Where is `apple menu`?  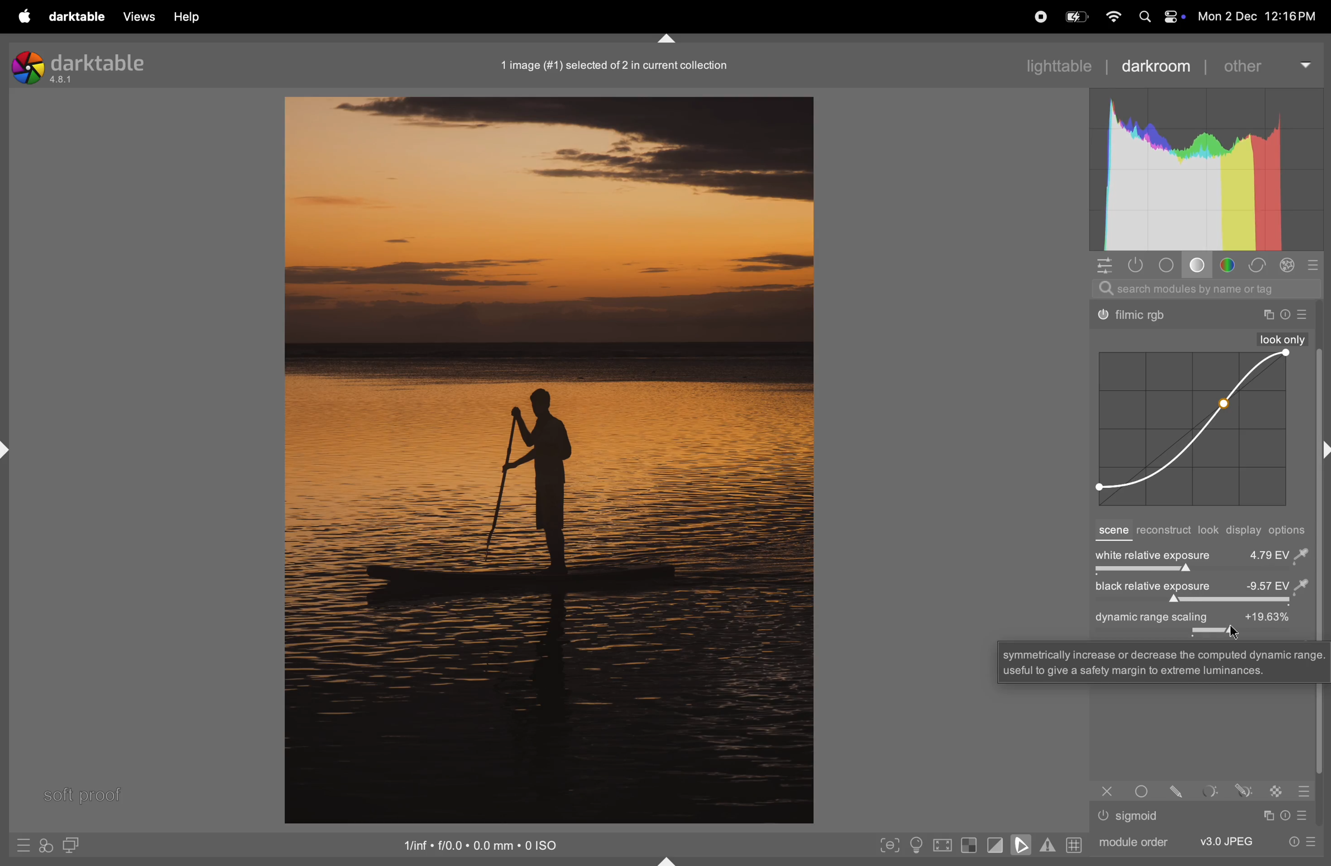
apple menu is located at coordinates (22, 16).